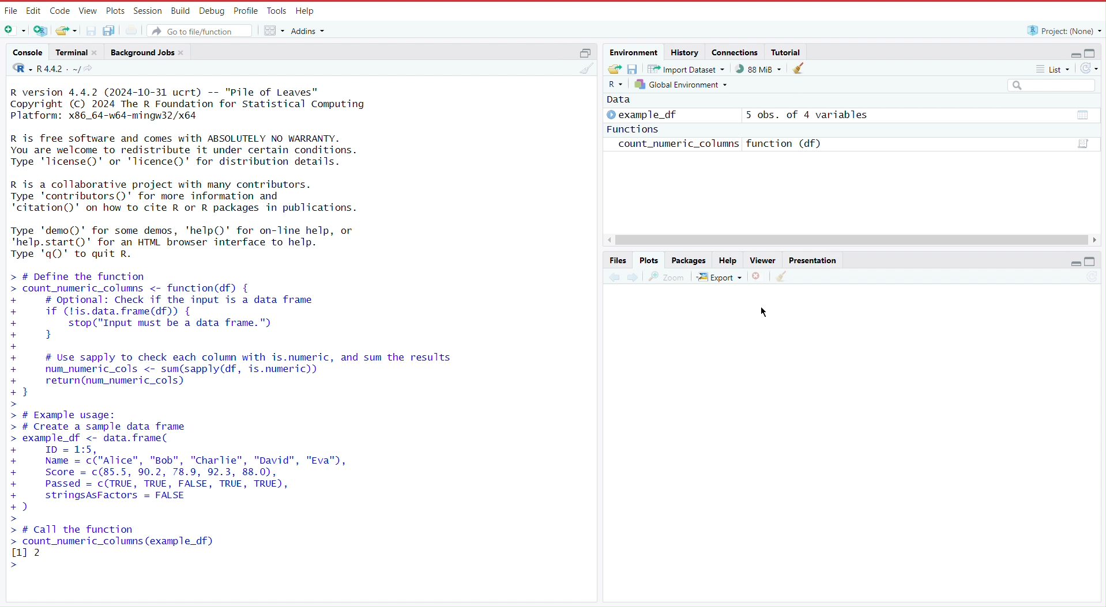 The image size is (1106, 607). Describe the element at coordinates (690, 260) in the screenshot. I see `Packages` at that location.